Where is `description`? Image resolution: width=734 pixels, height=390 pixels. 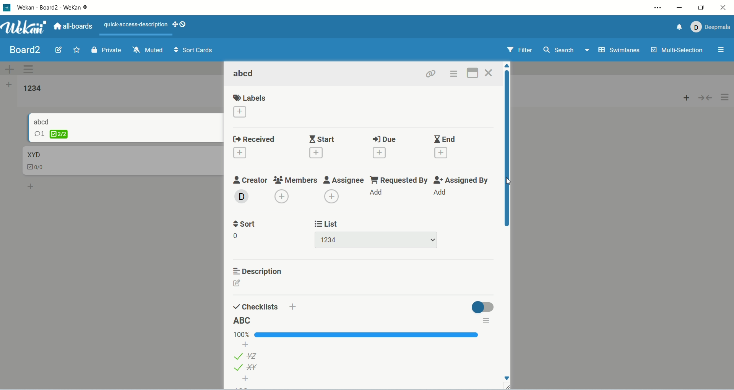
description is located at coordinates (260, 269).